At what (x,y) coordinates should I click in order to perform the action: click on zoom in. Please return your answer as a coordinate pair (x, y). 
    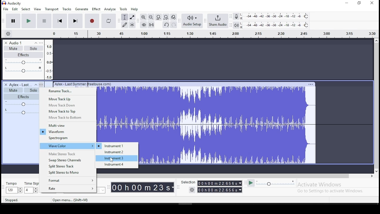
    Looking at the image, I should click on (143, 17).